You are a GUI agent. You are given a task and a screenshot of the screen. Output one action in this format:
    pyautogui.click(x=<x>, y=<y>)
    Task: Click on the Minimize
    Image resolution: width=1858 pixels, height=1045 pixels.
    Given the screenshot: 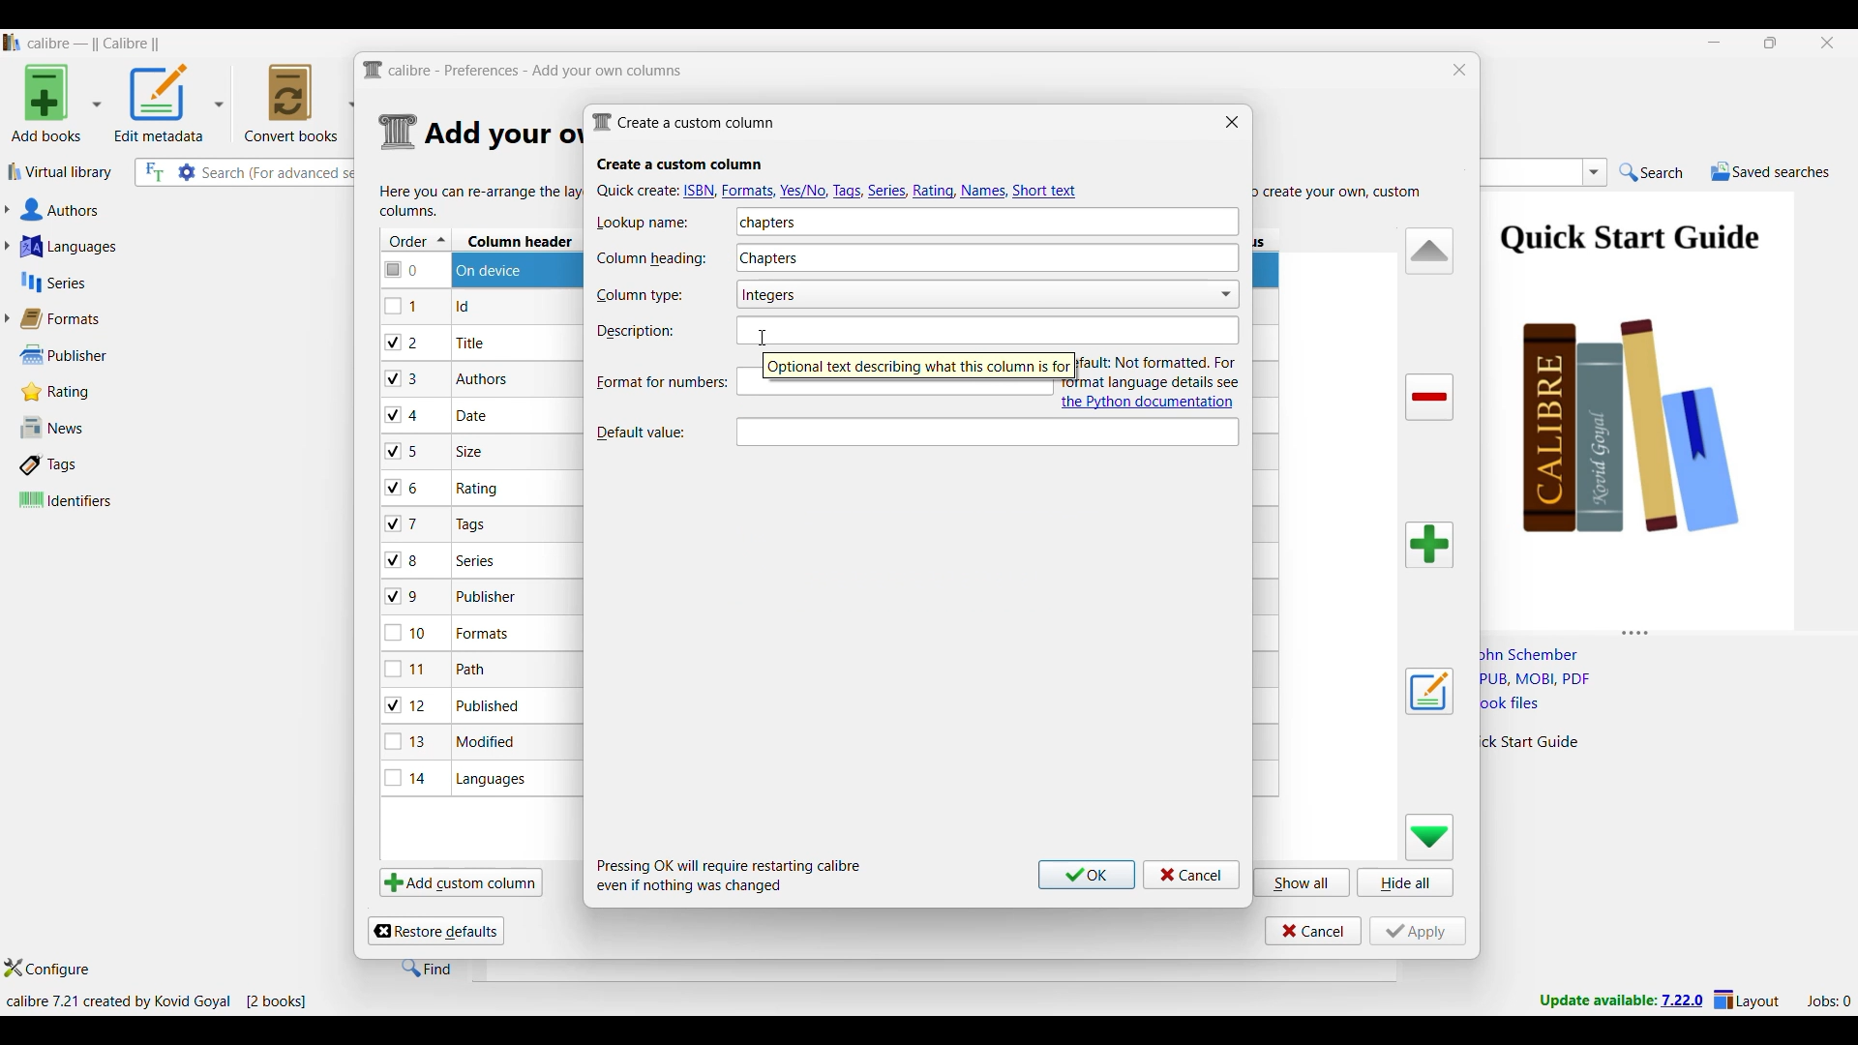 What is the action you would take?
    pyautogui.click(x=1715, y=43)
    